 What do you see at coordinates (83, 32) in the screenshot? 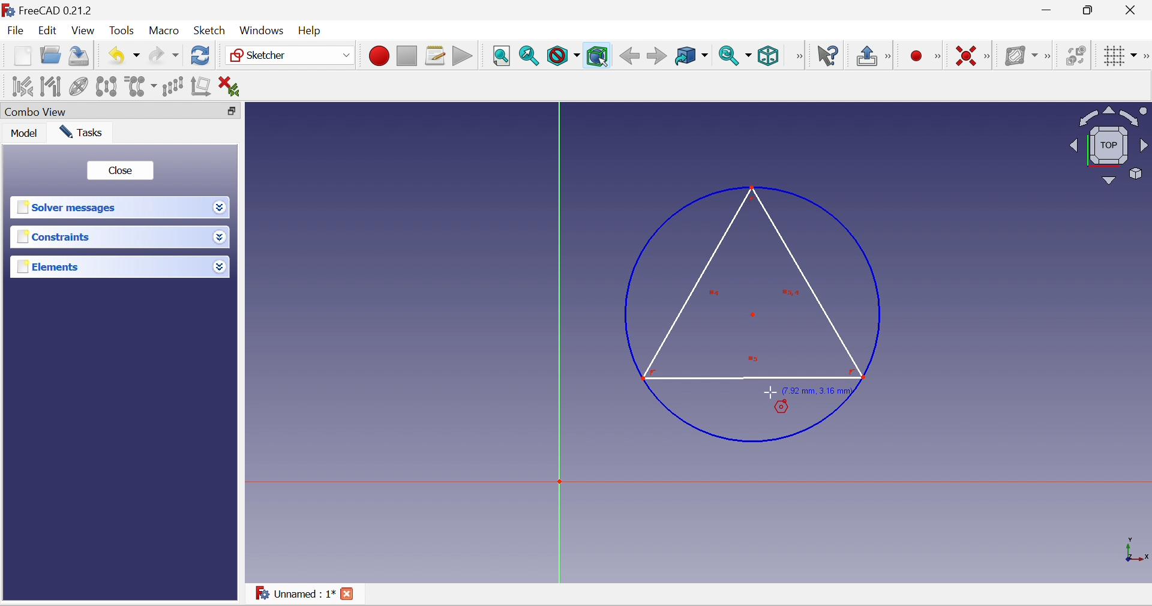
I see `View` at bounding box center [83, 32].